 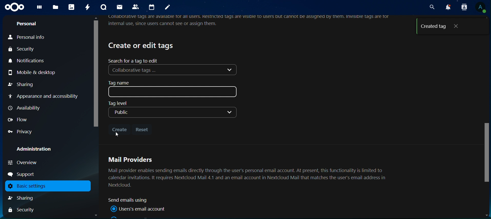 What do you see at coordinates (29, 61) in the screenshot?
I see `notifications` at bounding box center [29, 61].